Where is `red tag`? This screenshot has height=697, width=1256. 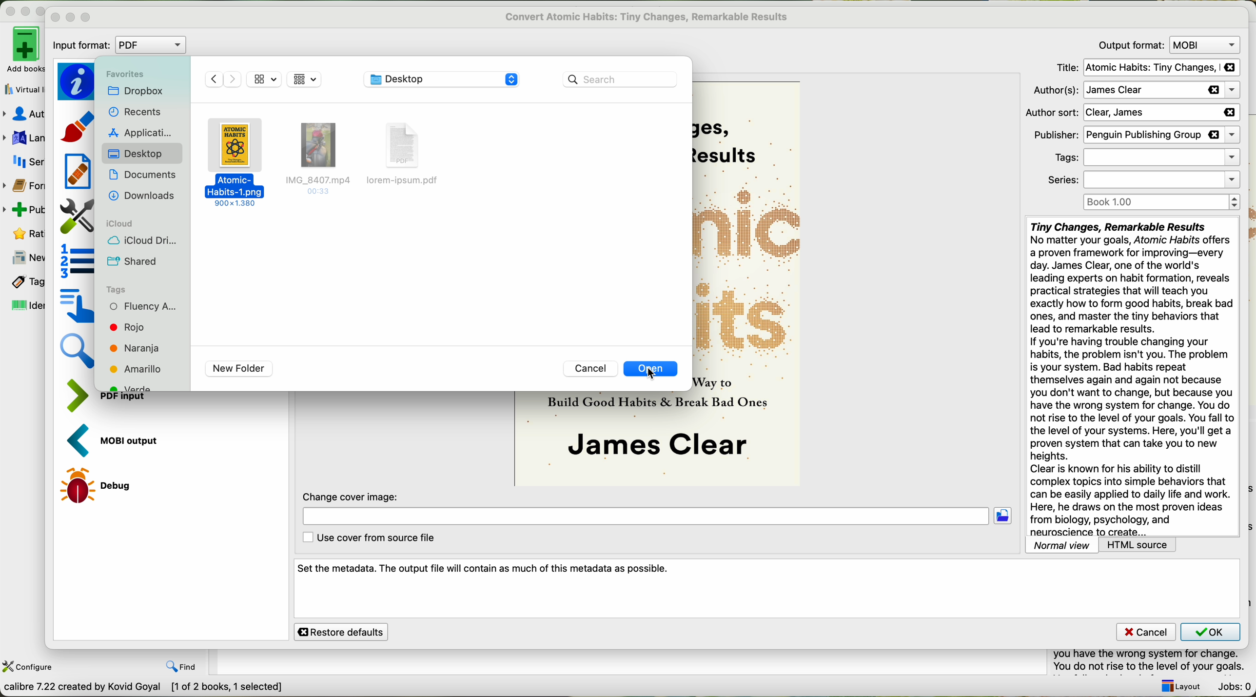 red tag is located at coordinates (127, 326).